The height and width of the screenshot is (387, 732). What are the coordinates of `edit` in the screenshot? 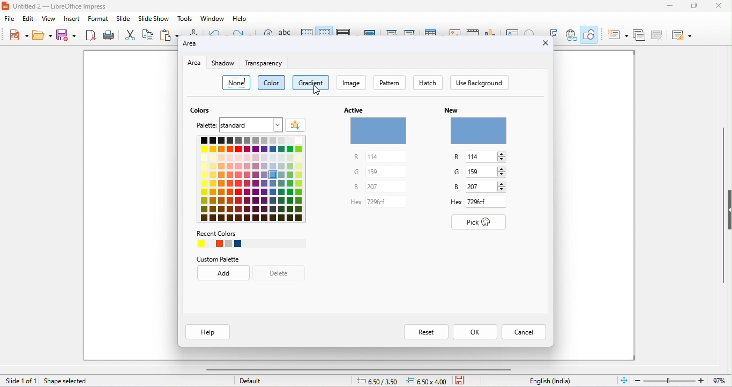 It's located at (28, 19).